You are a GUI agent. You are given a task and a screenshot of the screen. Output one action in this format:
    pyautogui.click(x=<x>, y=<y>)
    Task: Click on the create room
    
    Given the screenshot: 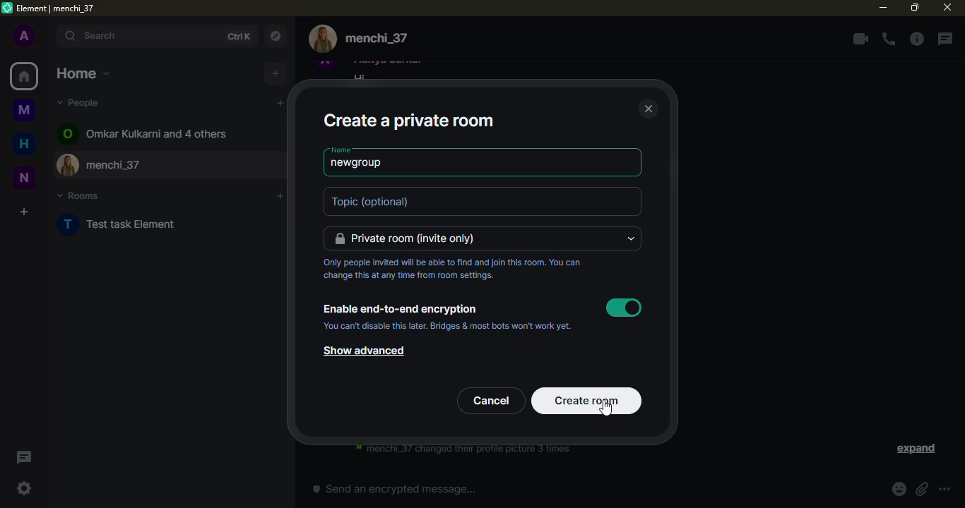 What is the action you would take?
    pyautogui.click(x=587, y=401)
    